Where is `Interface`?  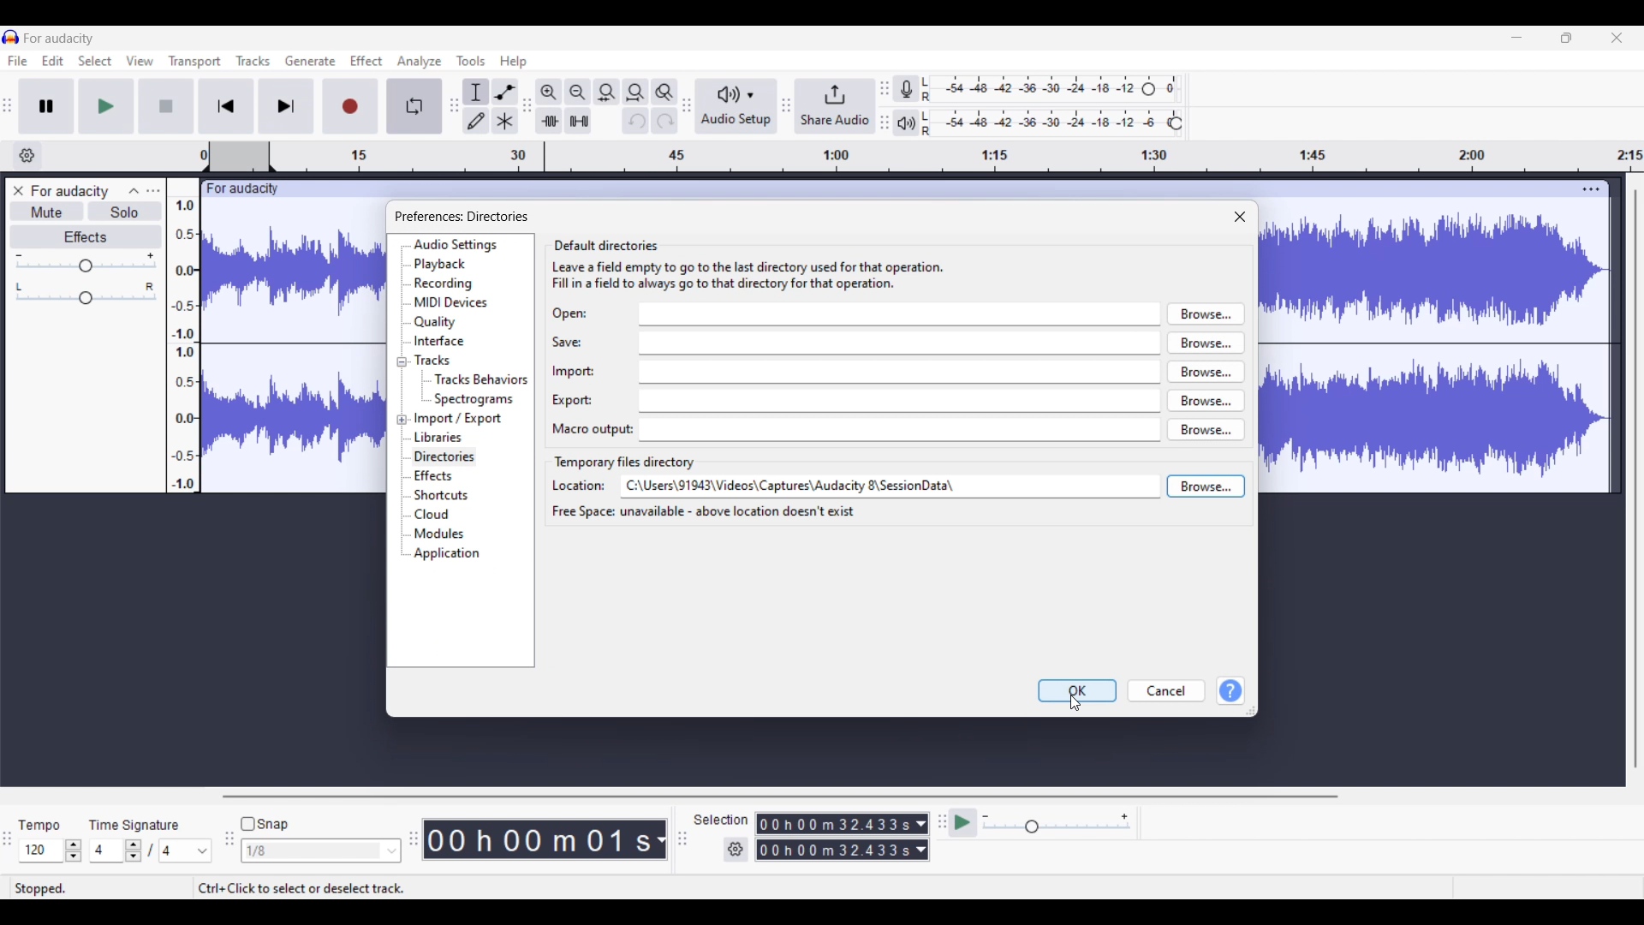 Interface is located at coordinates (440, 341).